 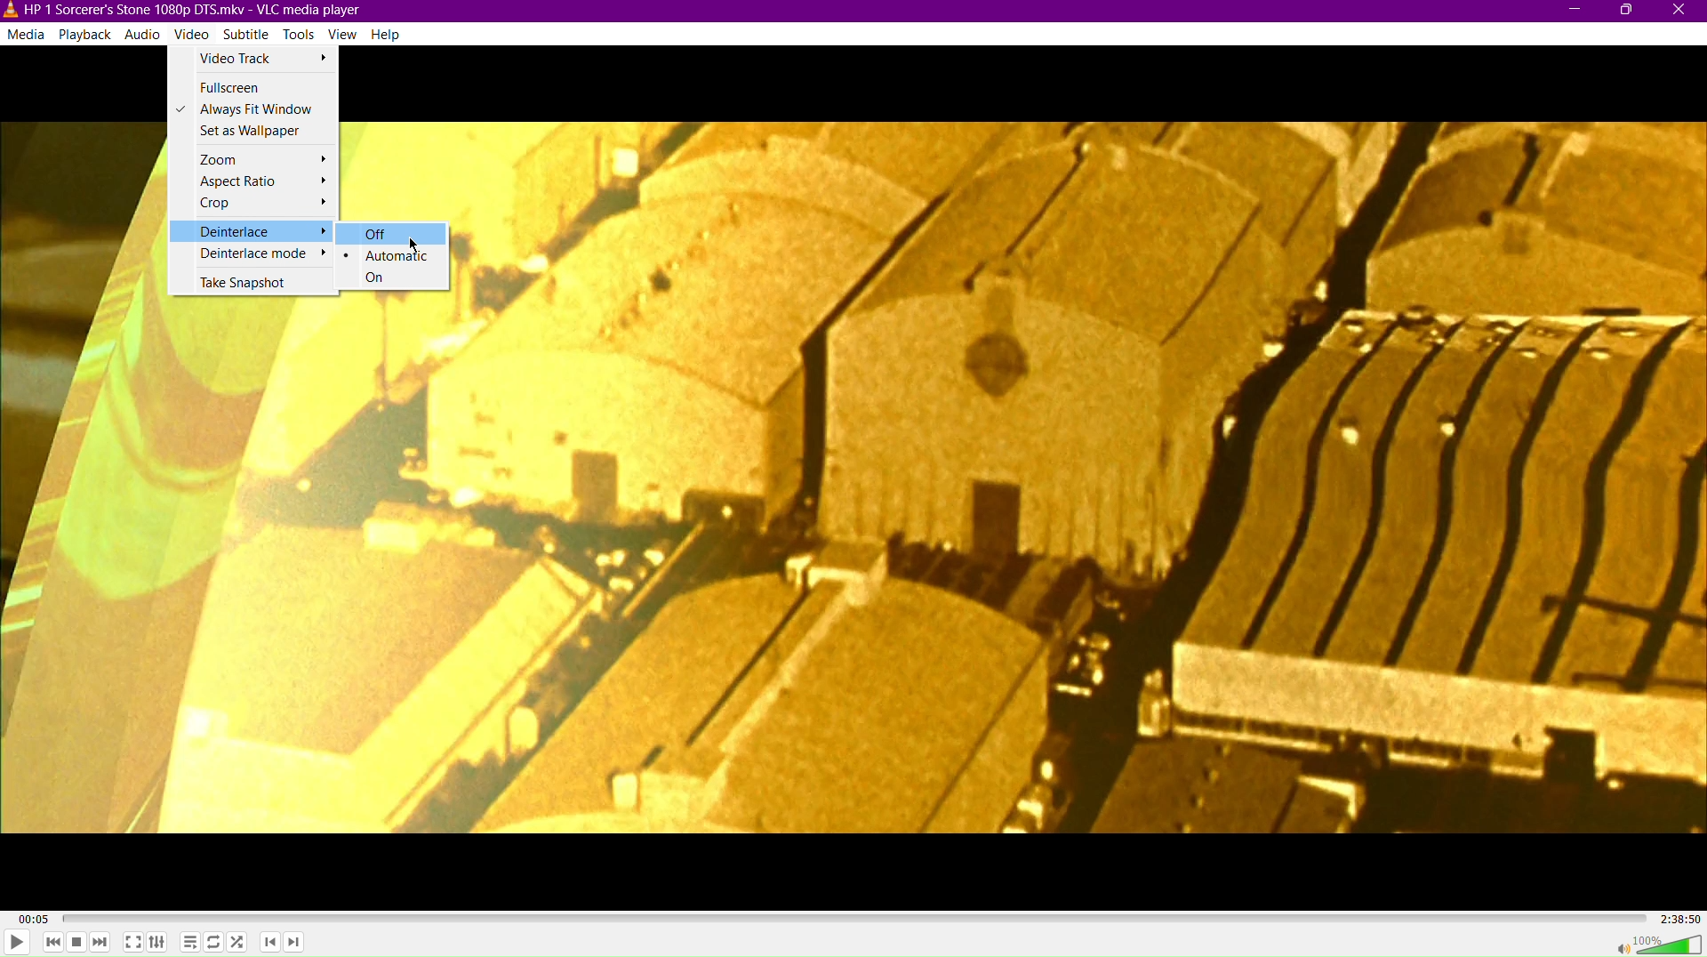 I want to click on Always Fit Window, so click(x=252, y=110).